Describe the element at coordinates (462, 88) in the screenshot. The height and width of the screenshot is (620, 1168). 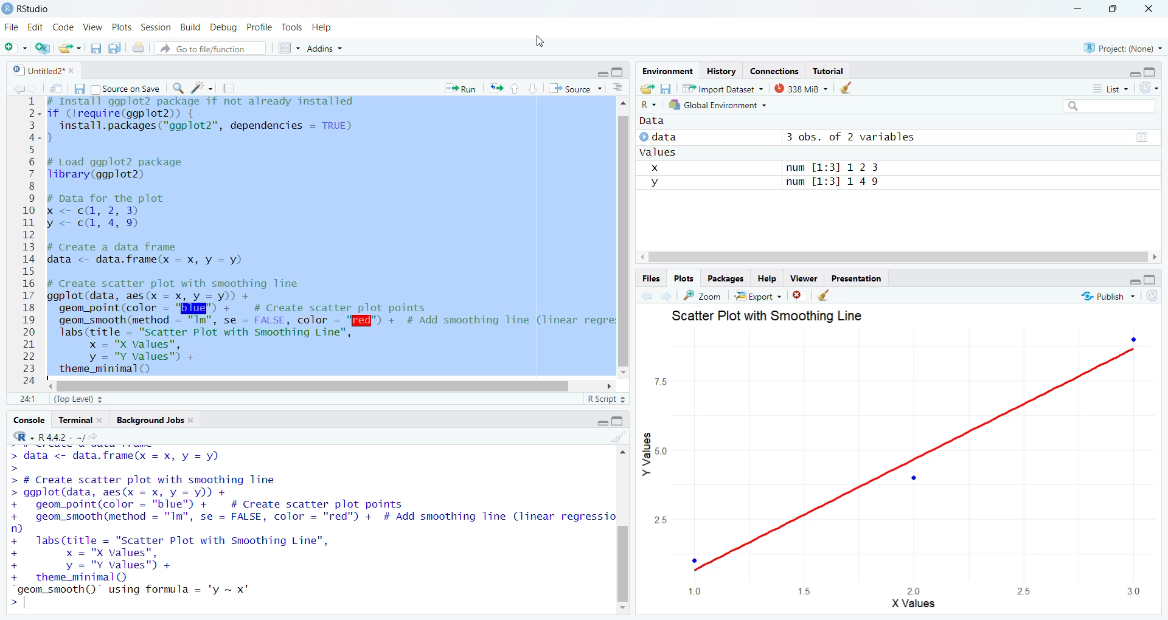
I see ` Run` at that location.